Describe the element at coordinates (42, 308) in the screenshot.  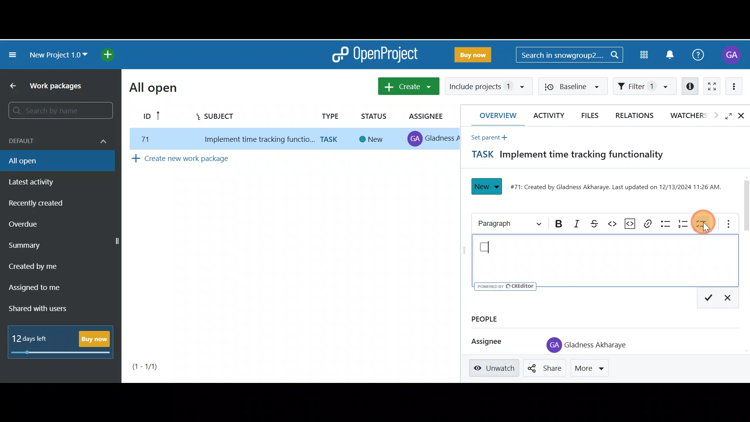
I see `Shared with users` at that location.